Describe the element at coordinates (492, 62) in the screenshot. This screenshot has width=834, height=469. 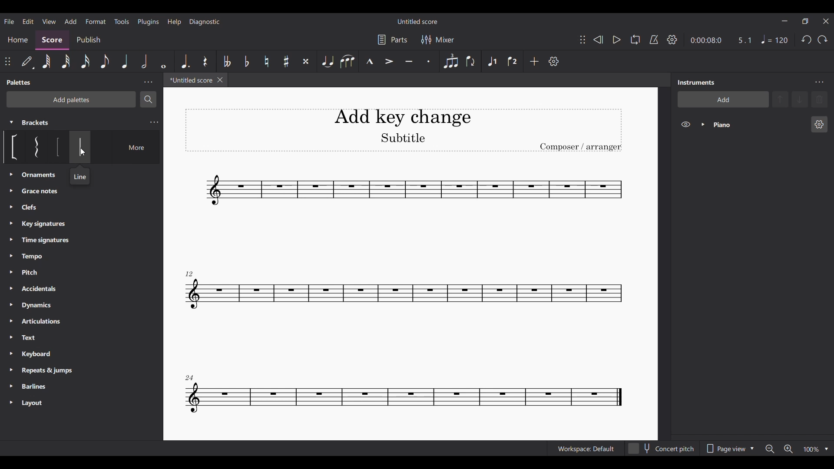
I see `Voice 1` at that location.